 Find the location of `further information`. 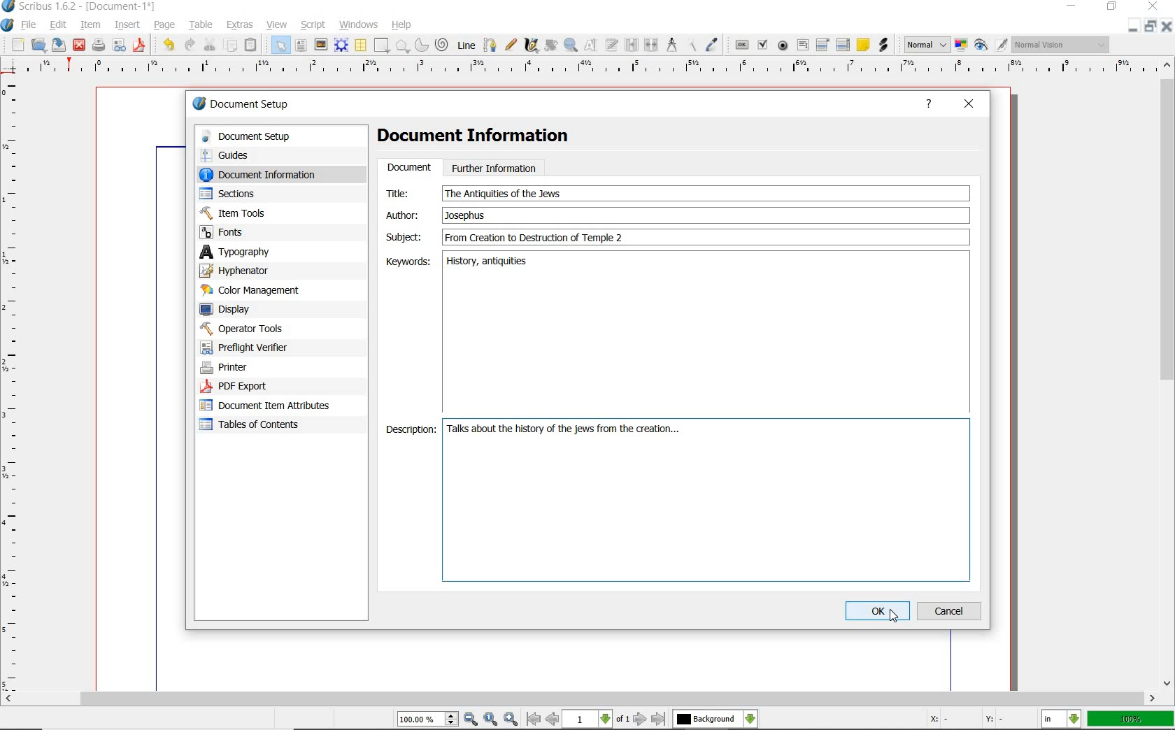

further information is located at coordinates (494, 167).